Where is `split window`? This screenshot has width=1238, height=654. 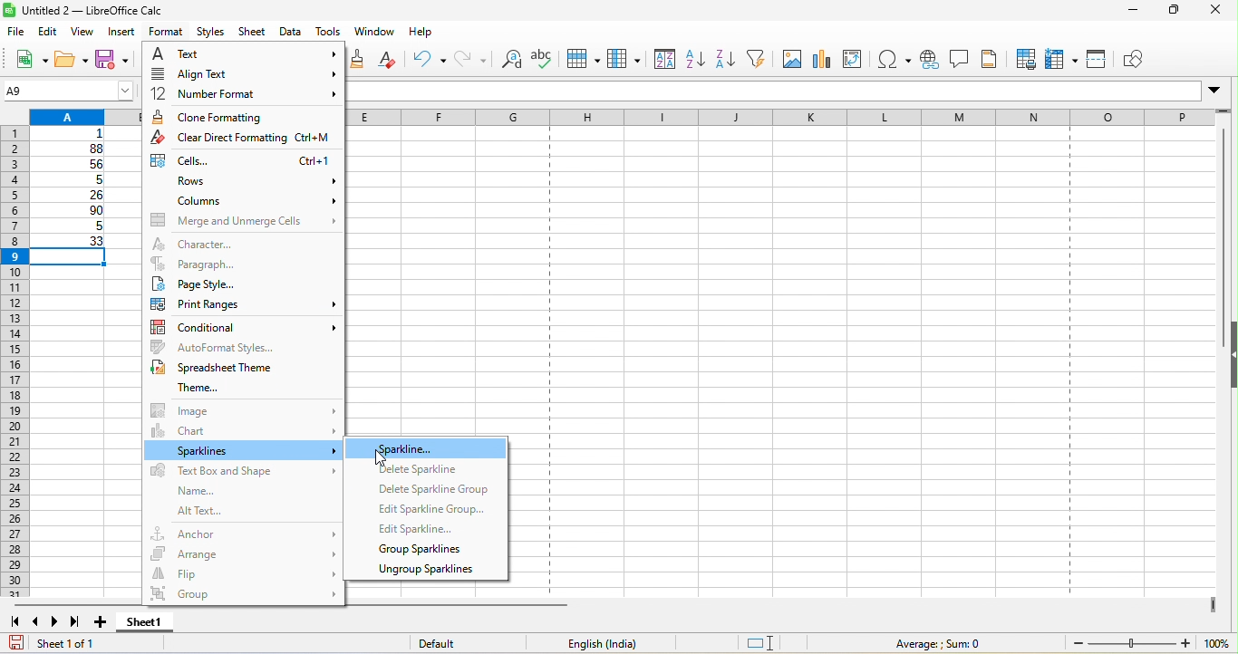
split window is located at coordinates (1097, 60).